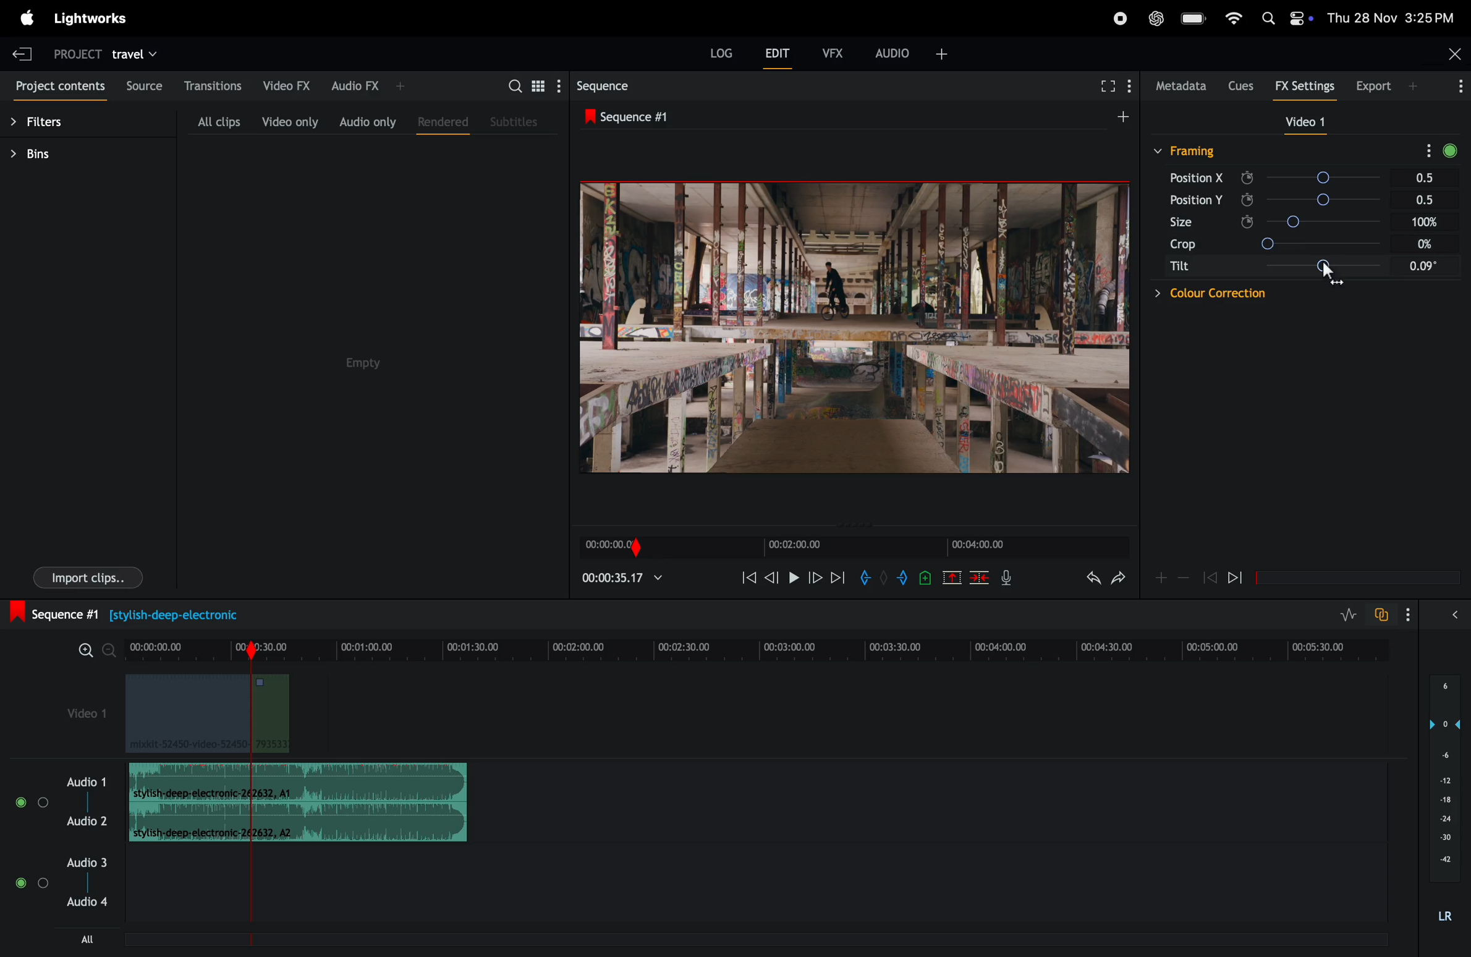 The image size is (1471, 957). Describe the element at coordinates (1353, 179) in the screenshot. I see `Position X slider: 0.5` at that location.